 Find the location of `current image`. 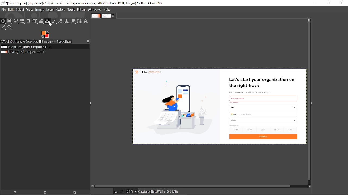

current image is located at coordinates (218, 107).